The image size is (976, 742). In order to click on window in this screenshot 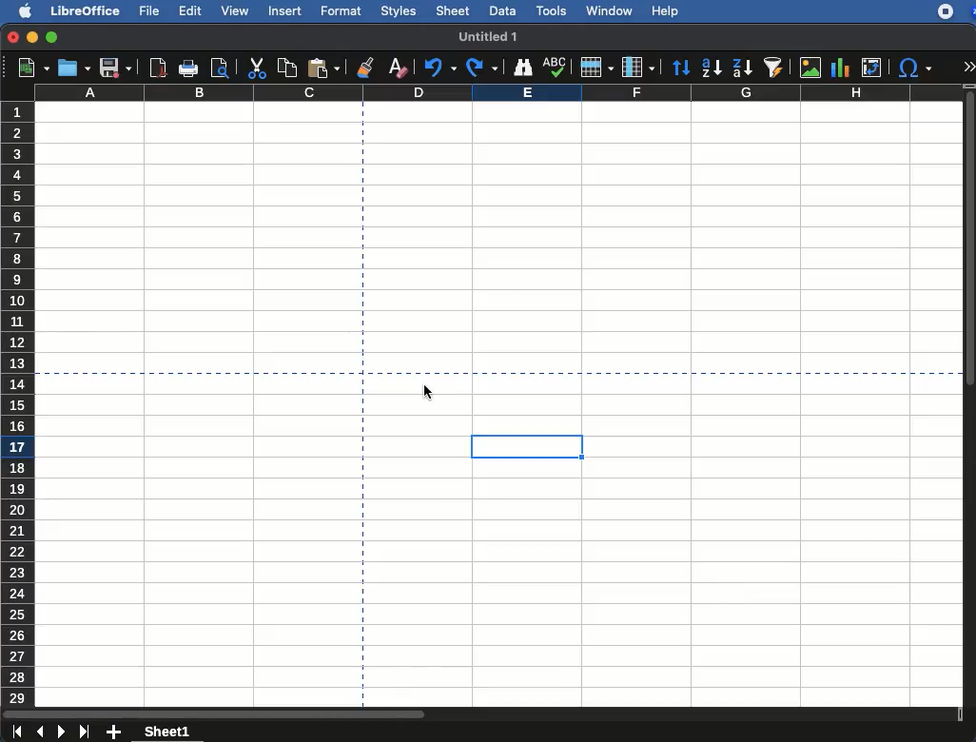, I will do `click(608, 12)`.